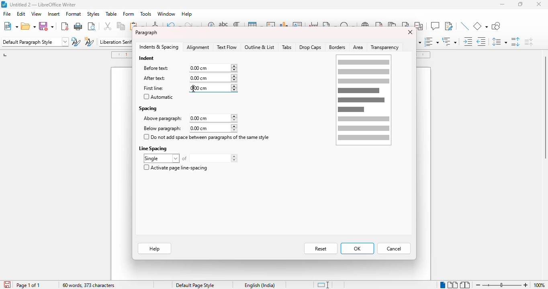  Describe the element at coordinates (195, 285) in the screenshot. I see `page style` at that location.